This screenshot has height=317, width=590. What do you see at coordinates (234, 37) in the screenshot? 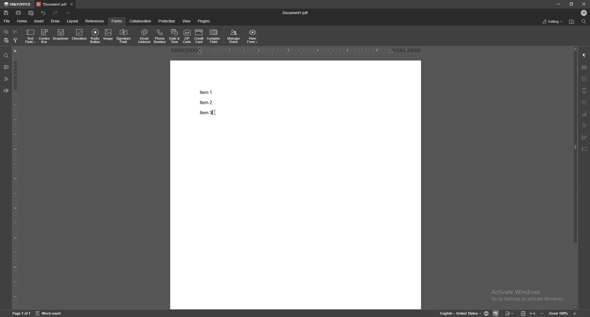
I see `manage roles` at bounding box center [234, 37].